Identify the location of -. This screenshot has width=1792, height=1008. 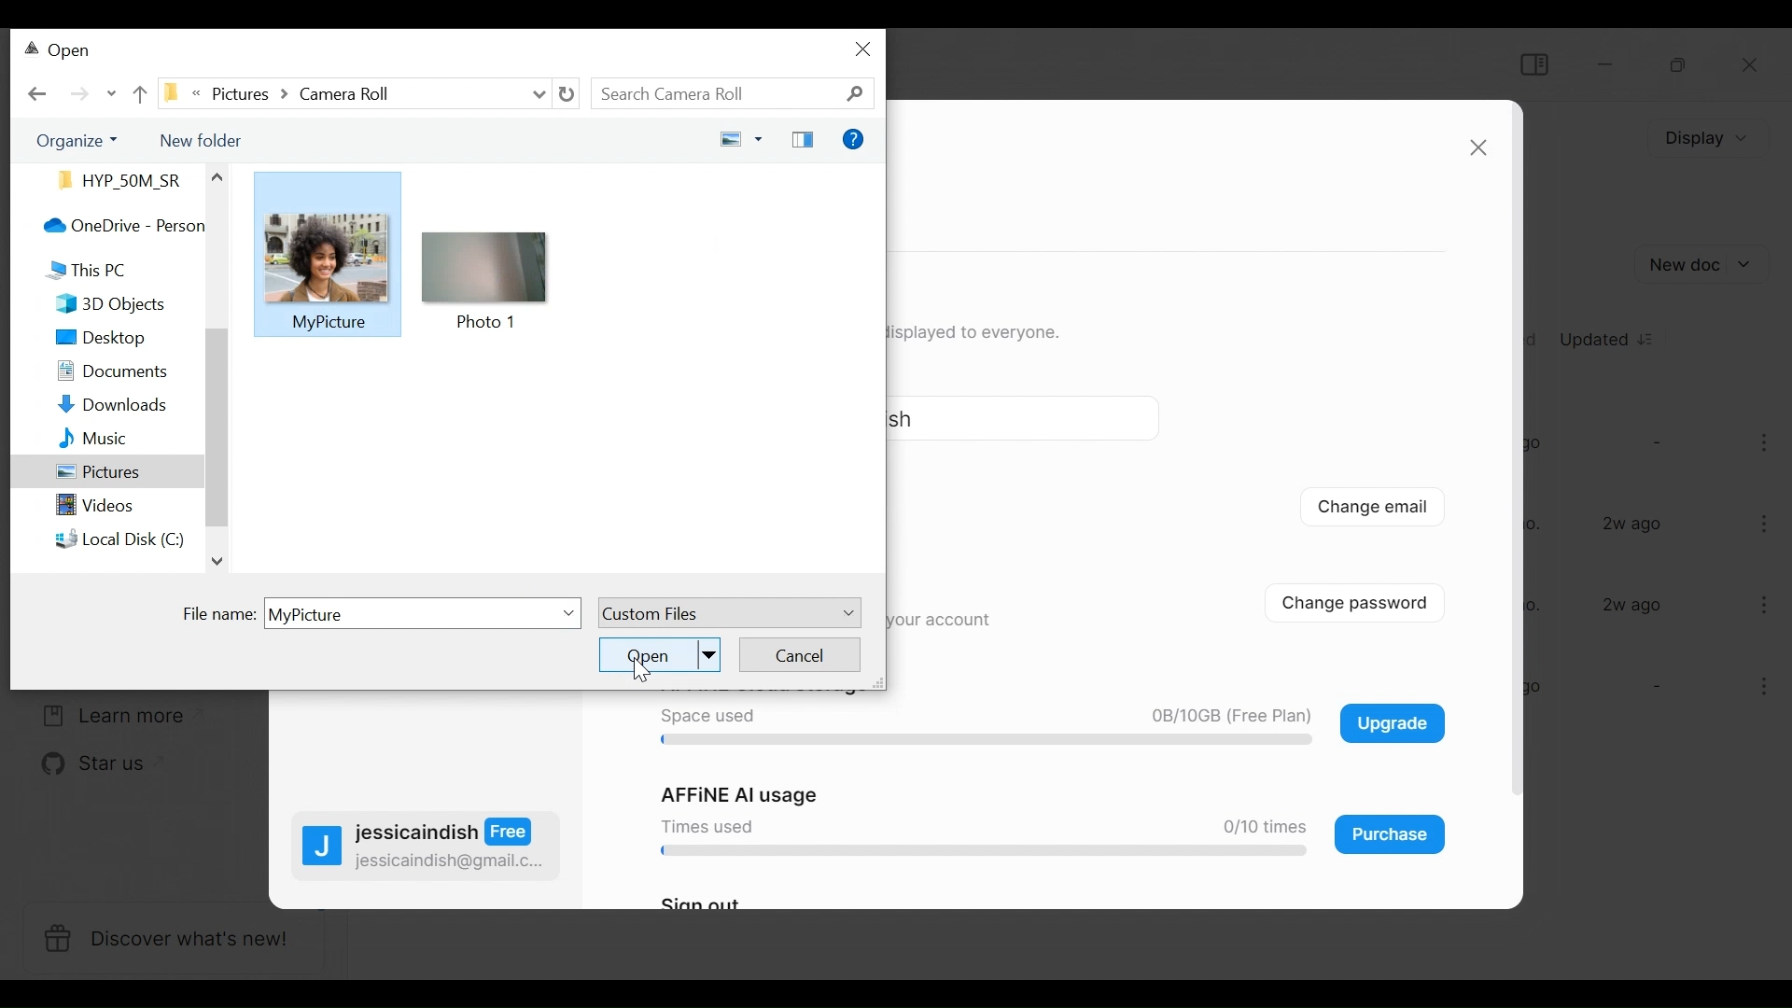
(1655, 441).